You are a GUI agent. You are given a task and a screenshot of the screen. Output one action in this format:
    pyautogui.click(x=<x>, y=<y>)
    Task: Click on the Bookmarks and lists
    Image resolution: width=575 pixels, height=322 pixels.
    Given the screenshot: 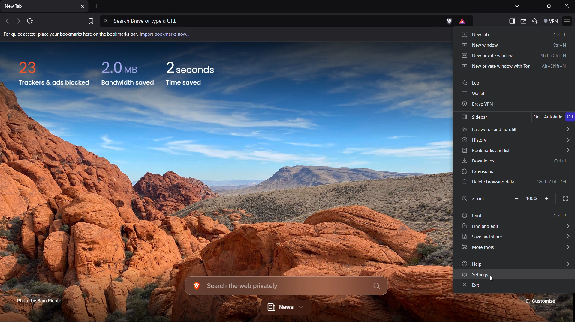 What is the action you would take?
    pyautogui.click(x=515, y=150)
    